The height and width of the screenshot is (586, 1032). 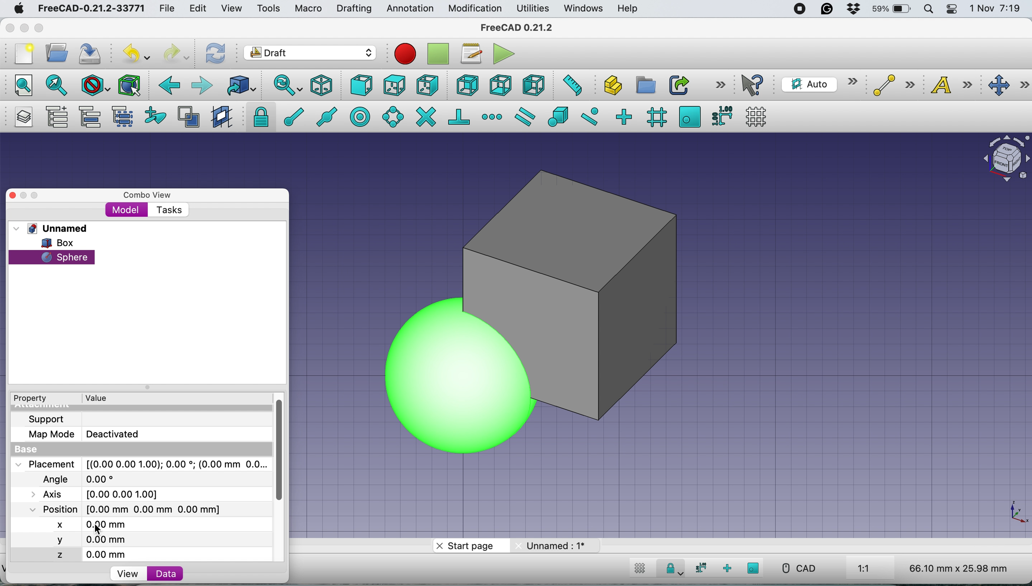 I want to click on property, so click(x=36, y=398).